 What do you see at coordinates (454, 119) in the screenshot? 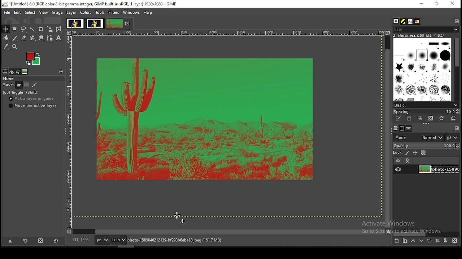
I see `open brush as image` at bounding box center [454, 119].